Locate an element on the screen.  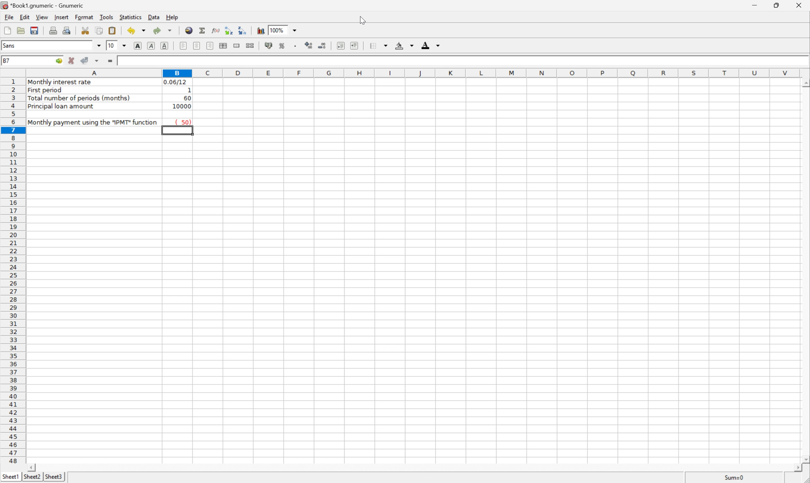
Cursor is located at coordinates (361, 20).